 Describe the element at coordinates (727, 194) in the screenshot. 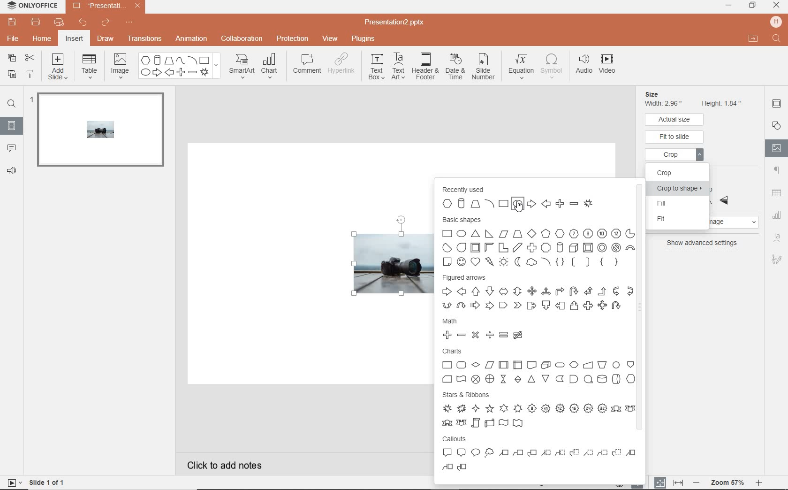

I see `flip` at that location.